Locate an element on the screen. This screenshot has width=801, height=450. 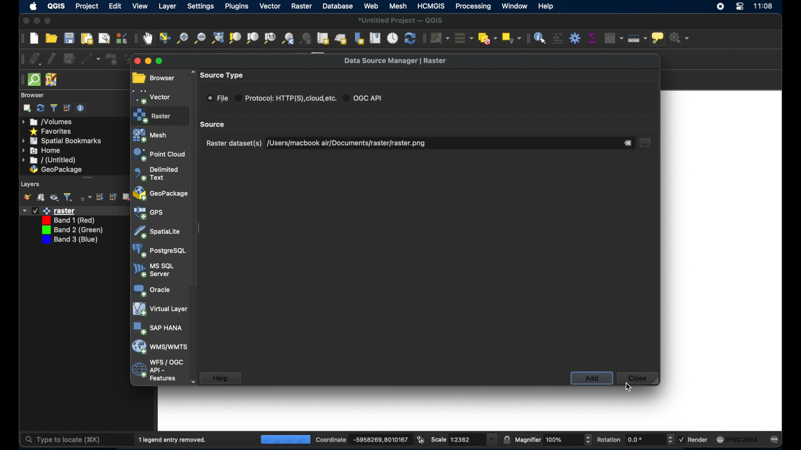
filter layer is located at coordinates (68, 197).